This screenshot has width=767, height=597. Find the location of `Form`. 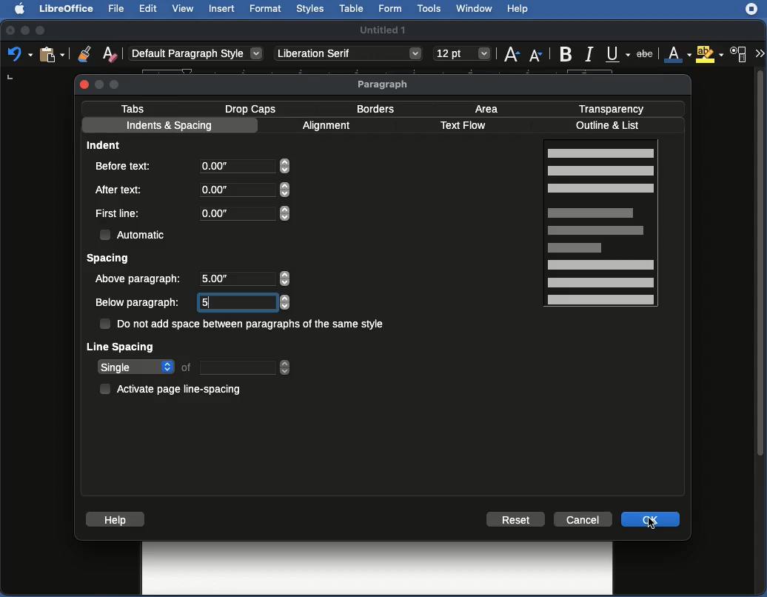

Form is located at coordinates (392, 10).